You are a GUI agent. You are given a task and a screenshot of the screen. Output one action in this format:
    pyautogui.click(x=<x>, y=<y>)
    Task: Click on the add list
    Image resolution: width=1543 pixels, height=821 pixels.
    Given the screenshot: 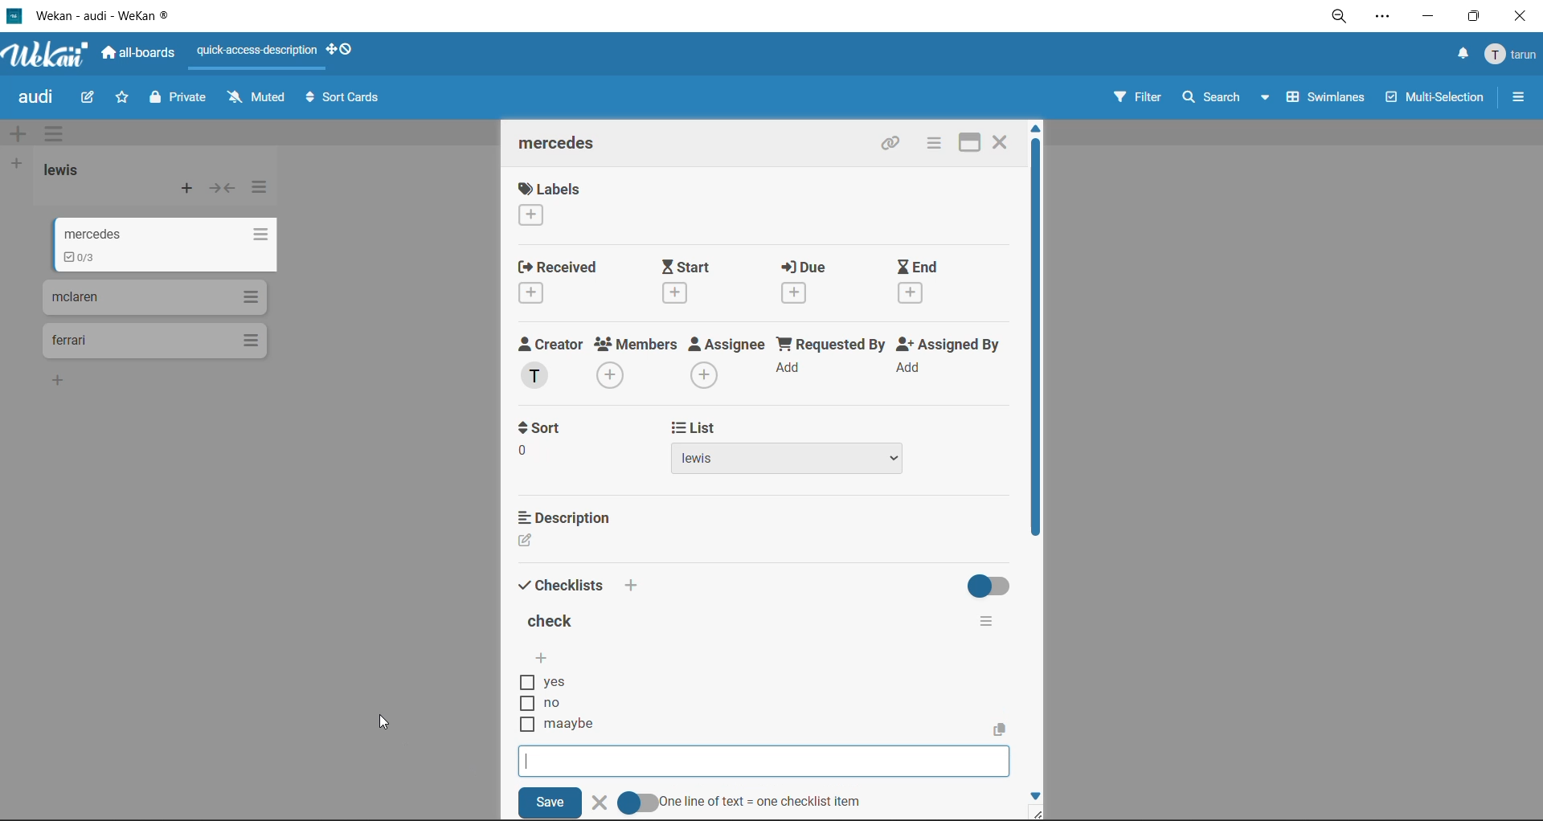 What is the action you would take?
    pyautogui.click(x=20, y=164)
    